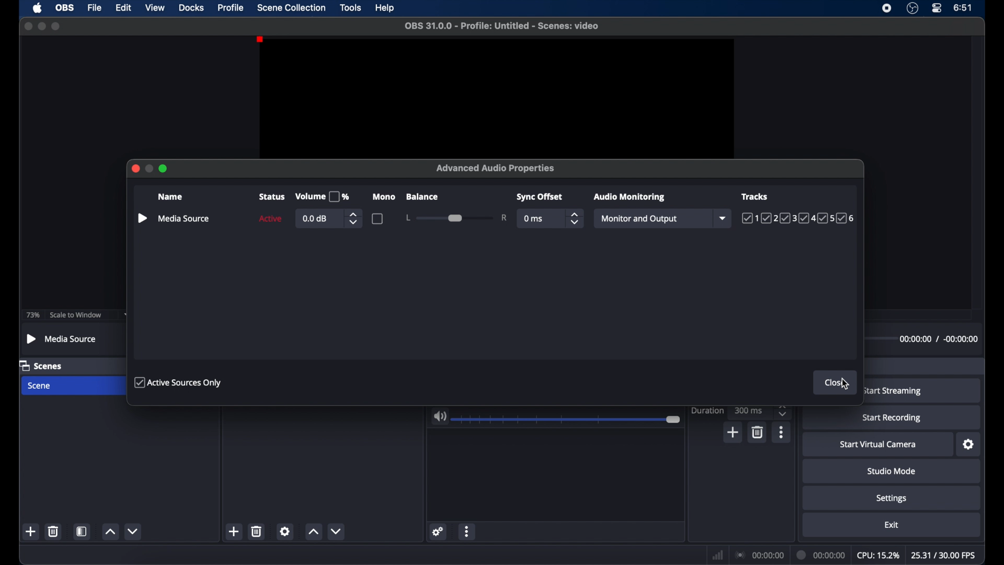  I want to click on 0 ms, so click(533, 220).